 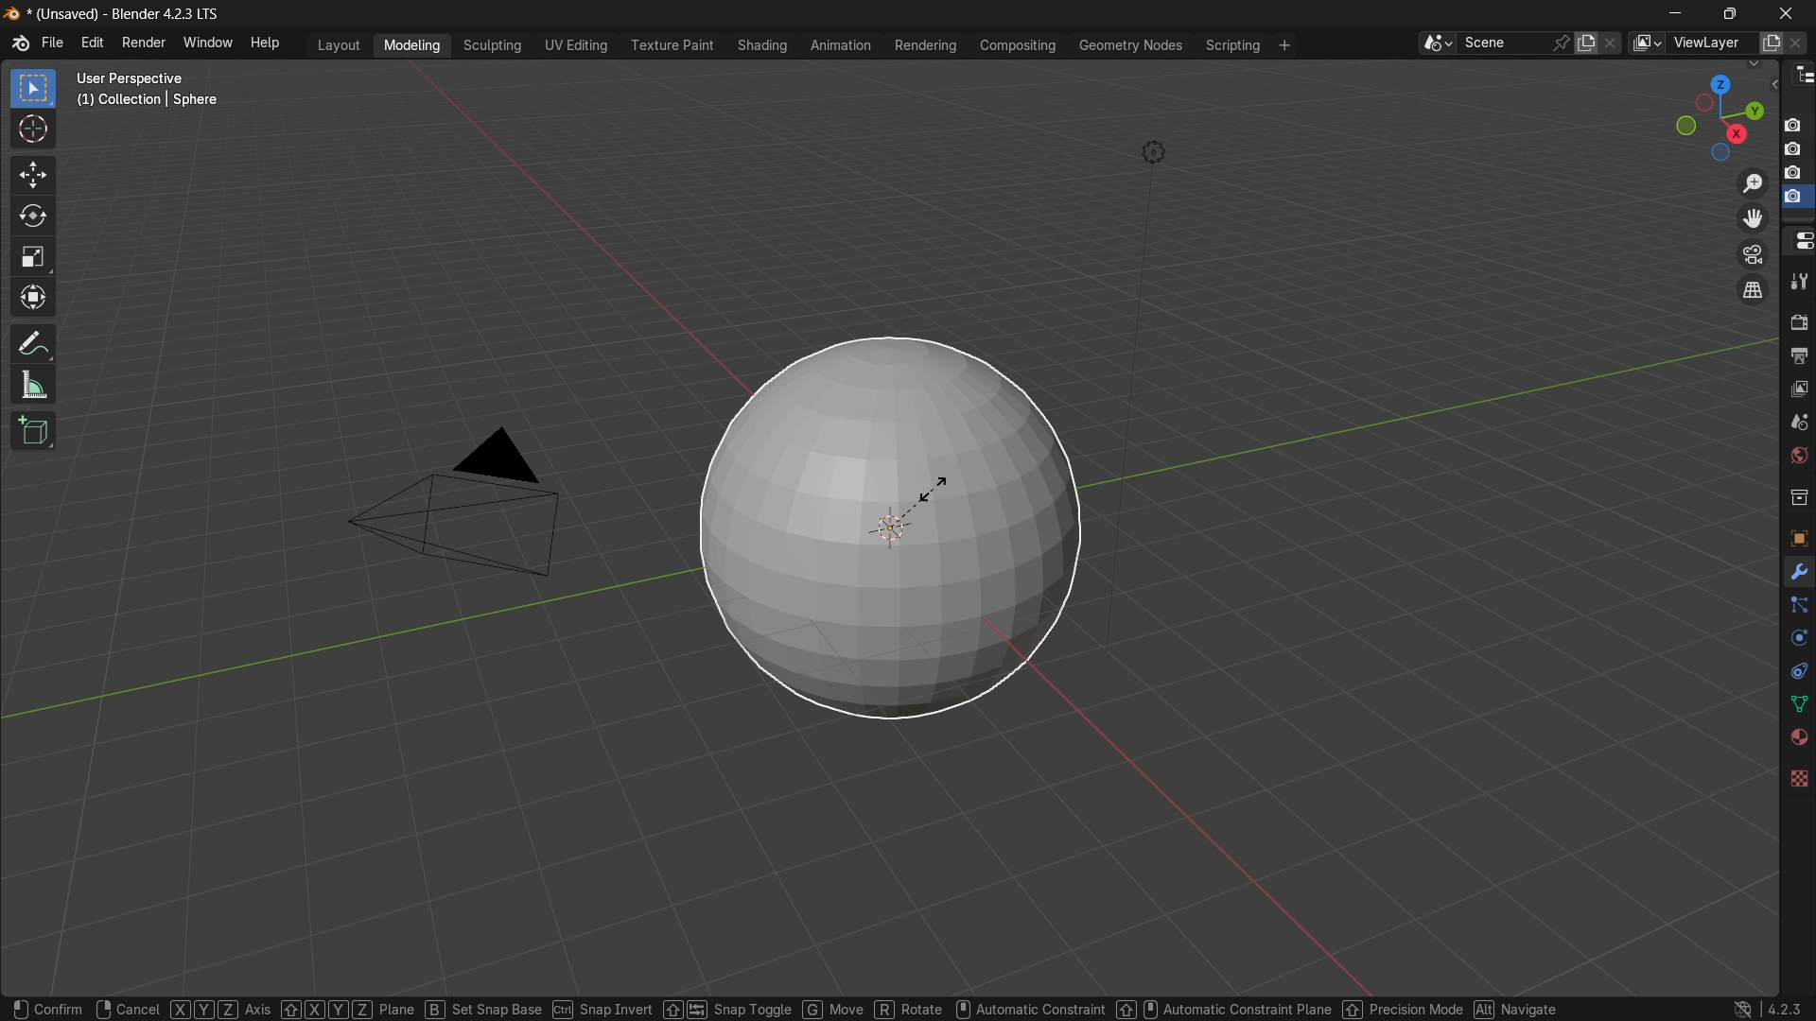 I want to click on capture, so click(x=1797, y=174).